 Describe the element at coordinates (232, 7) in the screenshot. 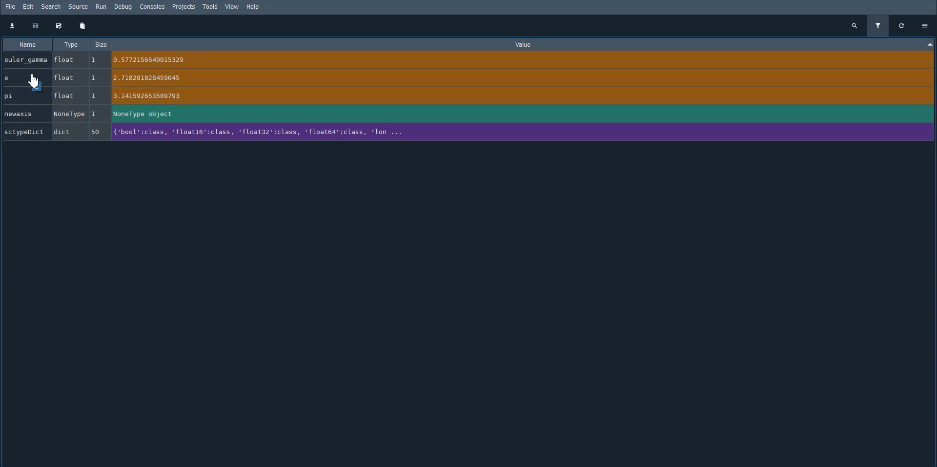

I see `View` at that location.